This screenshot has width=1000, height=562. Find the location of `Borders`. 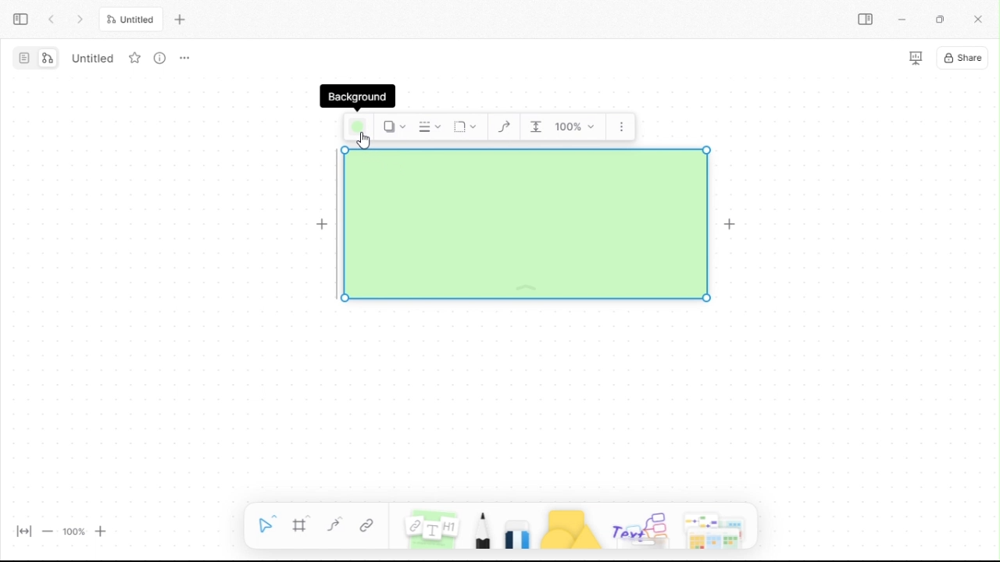

Borders is located at coordinates (526, 224).